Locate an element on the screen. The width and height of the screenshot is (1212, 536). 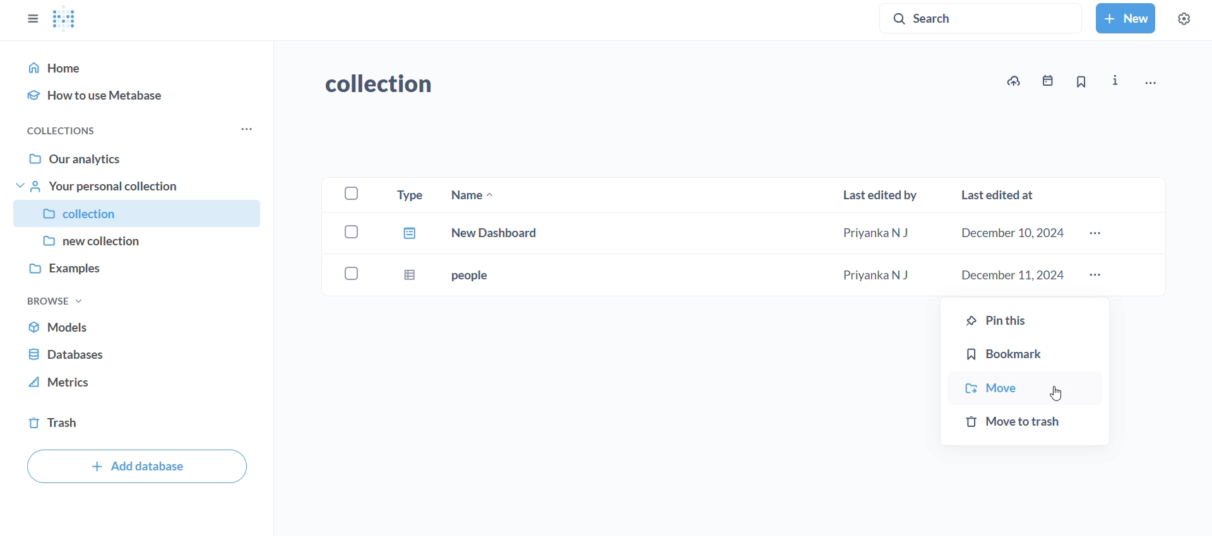
close sidebar is located at coordinates (32, 19).